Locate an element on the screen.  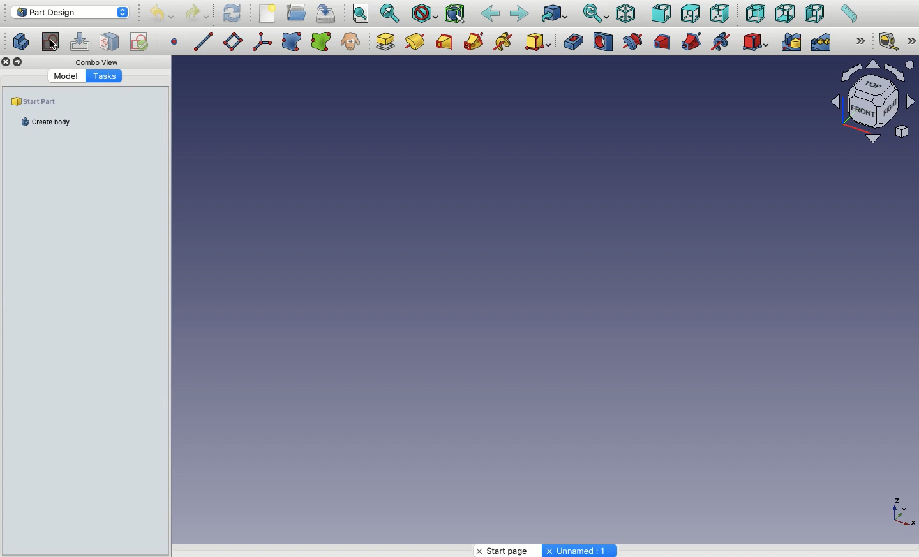
Create sketch  is located at coordinates (20, 41).